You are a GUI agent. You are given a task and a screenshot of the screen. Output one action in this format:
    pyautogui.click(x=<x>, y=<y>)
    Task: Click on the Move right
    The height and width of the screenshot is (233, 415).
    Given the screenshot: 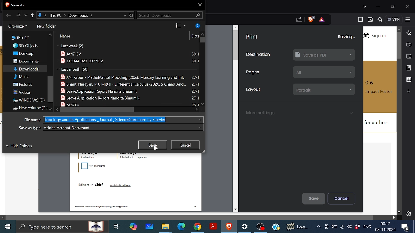 What is the action you would take?
    pyautogui.click(x=196, y=110)
    